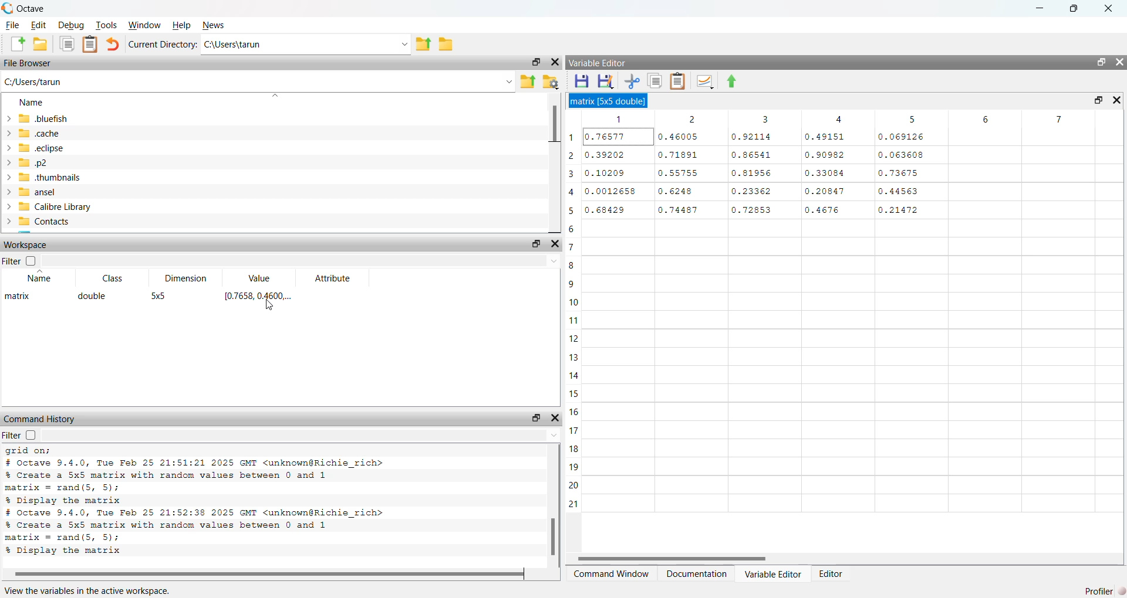 Image resolution: width=1127 pixels, height=598 pixels. I want to click on save, so click(40, 43).